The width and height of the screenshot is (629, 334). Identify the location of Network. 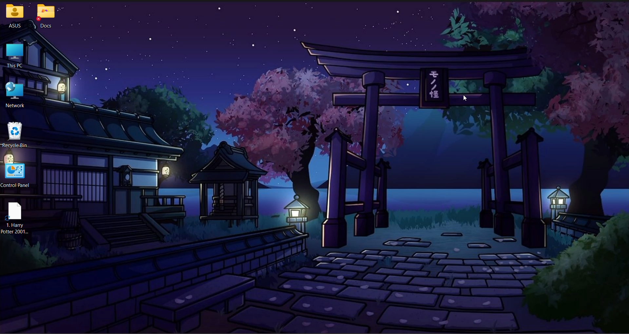
(15, 95).